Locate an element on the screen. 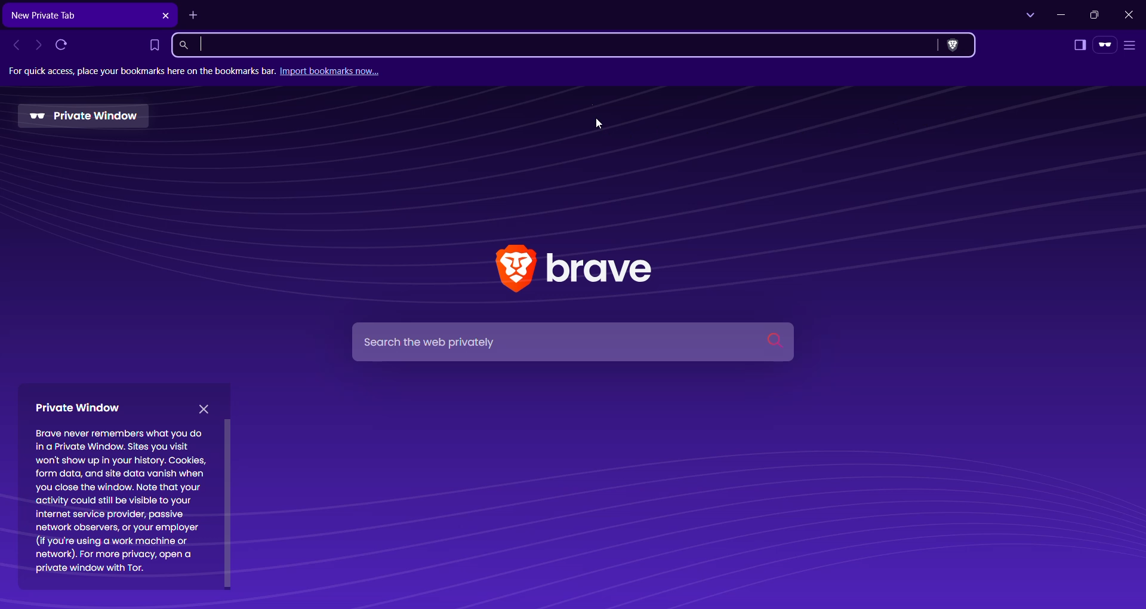  for quick access place your bookmarks here on the bookmark bar. import bookmark now is located at coordinates (213, 71).